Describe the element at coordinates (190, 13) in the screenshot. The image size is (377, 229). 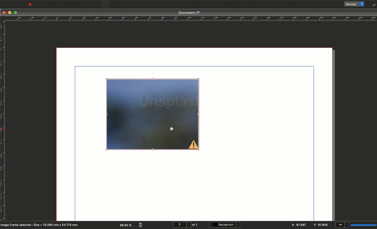
I see `Document-2*` at that location.